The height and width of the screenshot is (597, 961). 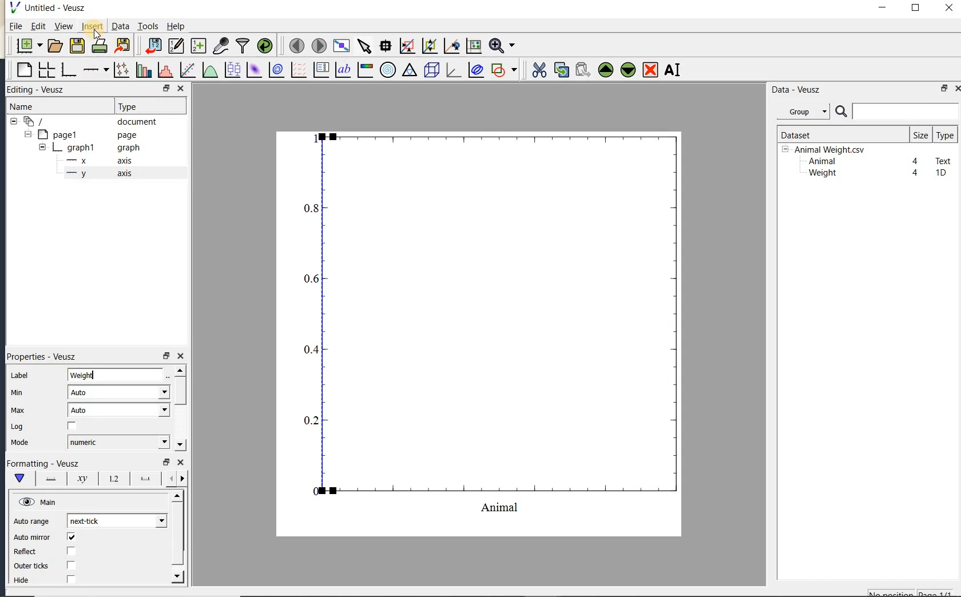 What do you see at coordinates (430, 45) in the screenshot?
I see `click to zoom out of graph axes` at bounding box center [430, 45].